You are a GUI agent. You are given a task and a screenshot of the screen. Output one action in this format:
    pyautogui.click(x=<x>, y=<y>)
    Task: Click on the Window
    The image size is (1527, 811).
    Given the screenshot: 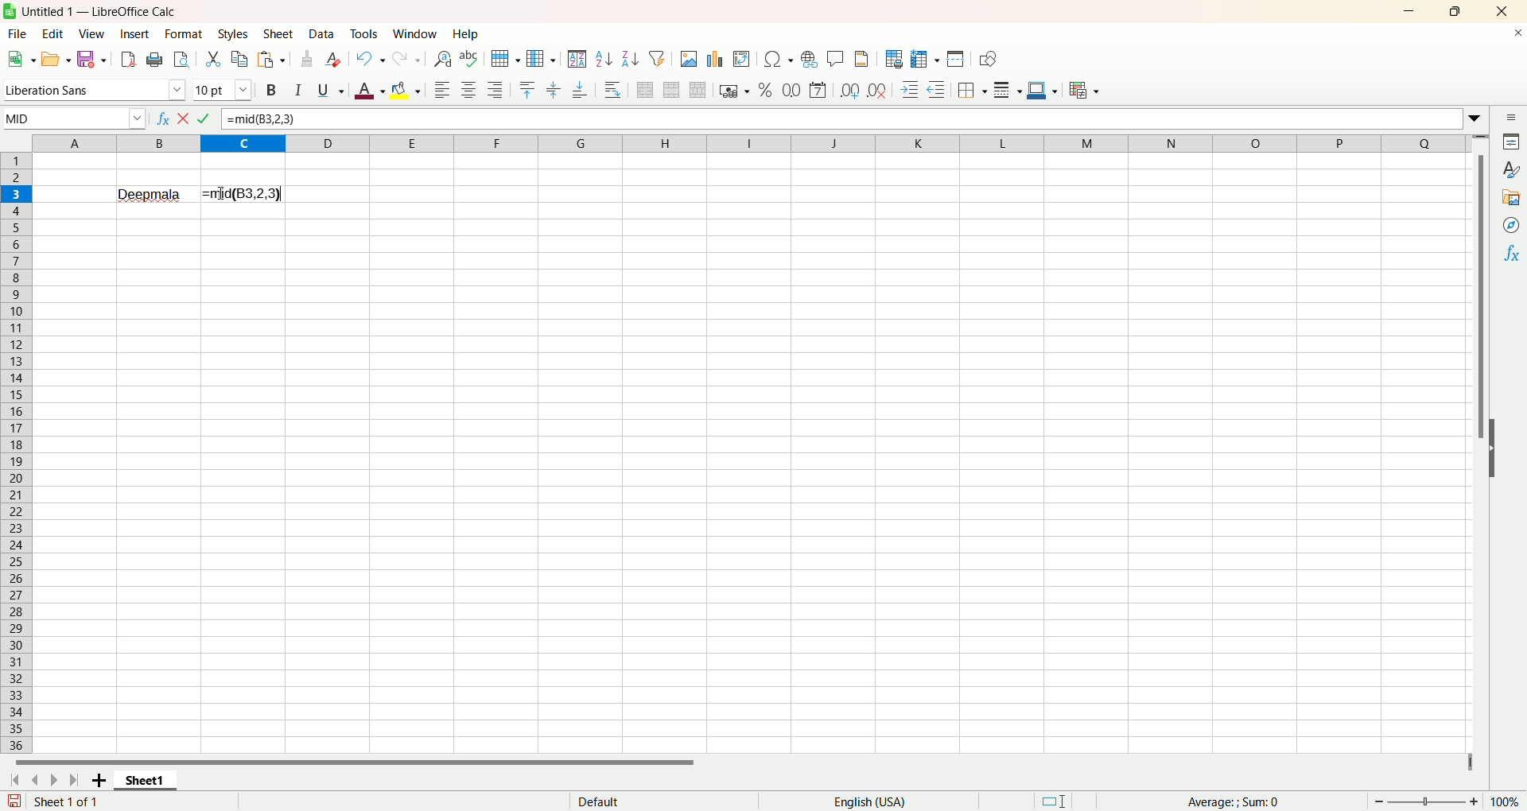 What is the action you would take?
    pyautogui.click(x=416, y=33)
    